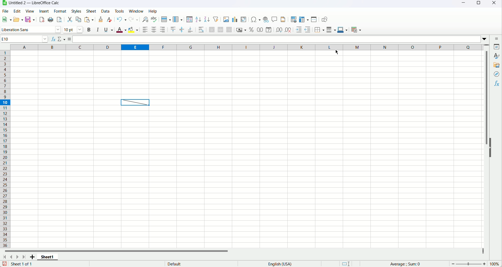 The width and height of the screenshot is (502, 267). Describe the element at coordinates (331, 30) in the screenshot. I see `Border Style` at that location.